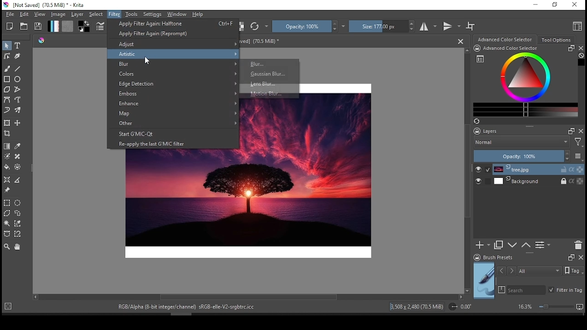 The image size is (587, 330). Describe the element at coordinates (381, 26) in the screenshot. I see `size` at that location.